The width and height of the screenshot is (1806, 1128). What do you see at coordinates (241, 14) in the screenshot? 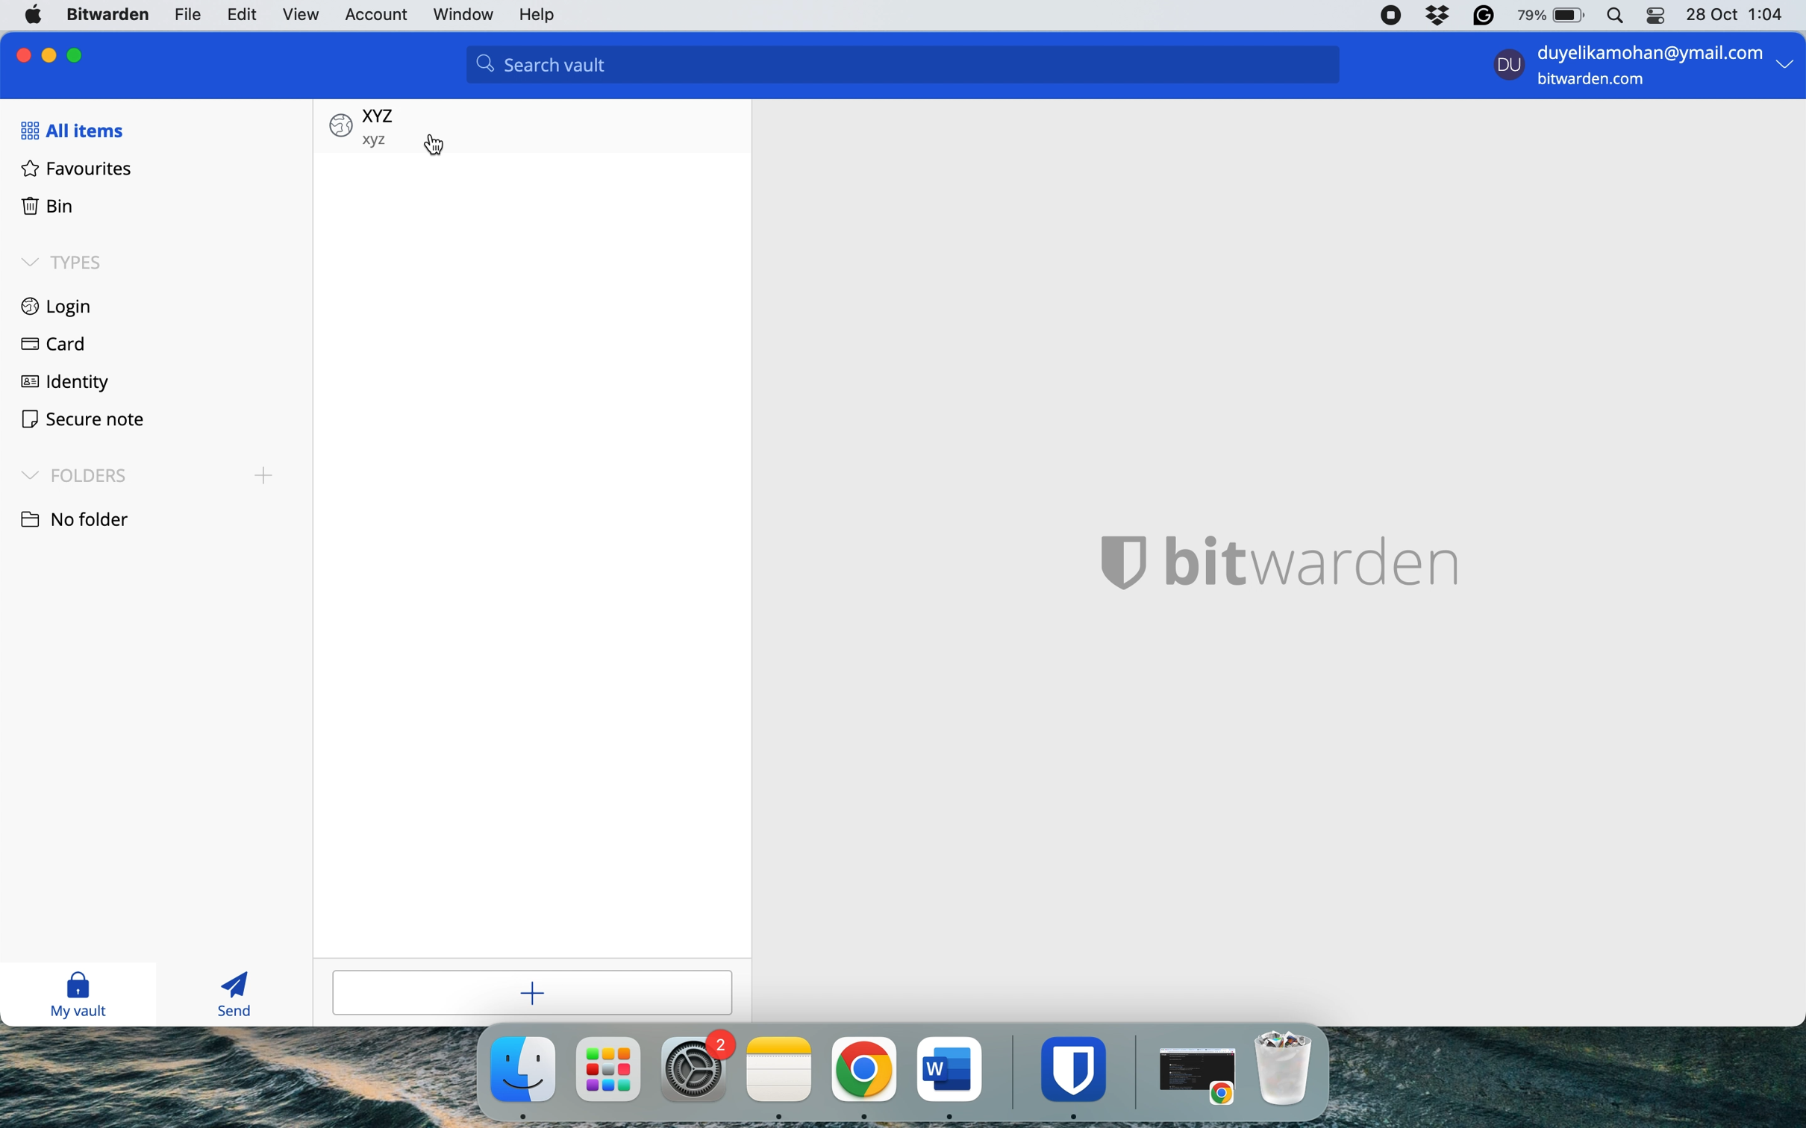
I see `edit` at bounding box center [241, 14].